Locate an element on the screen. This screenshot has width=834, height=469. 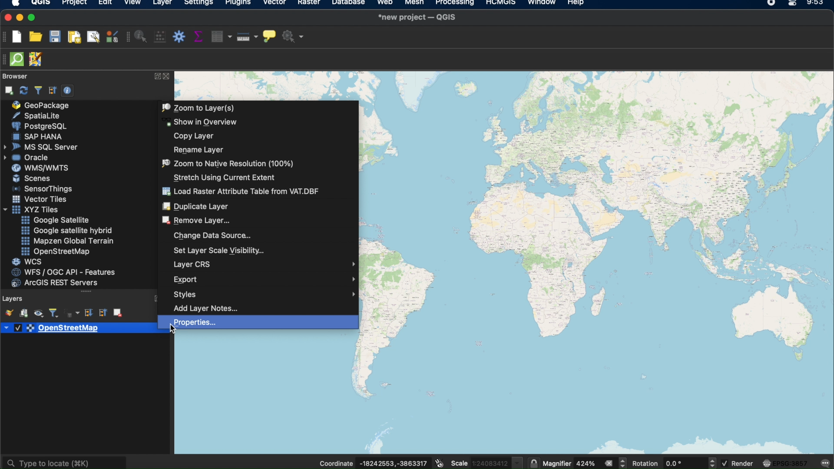
was/ogc api- features is located at coordinates (64, 272).